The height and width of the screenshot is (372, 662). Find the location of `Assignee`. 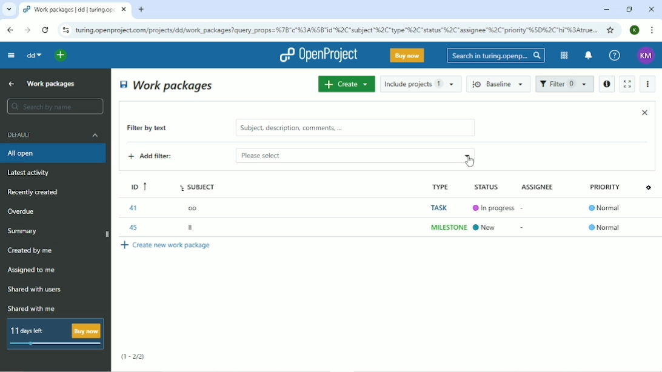

Assignee is located at coordinates (540, 186).